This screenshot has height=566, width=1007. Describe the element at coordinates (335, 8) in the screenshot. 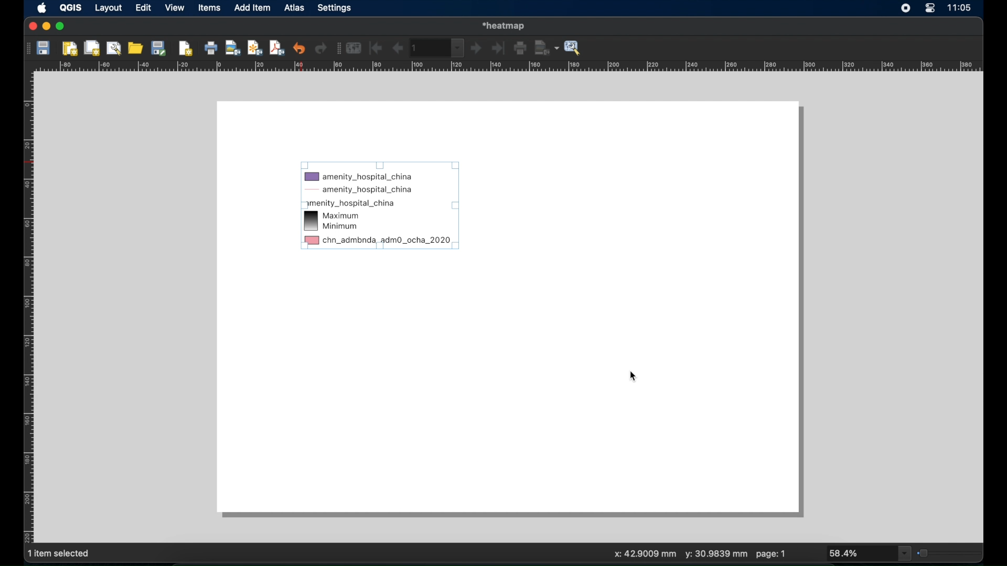

I see `settings` at that location.